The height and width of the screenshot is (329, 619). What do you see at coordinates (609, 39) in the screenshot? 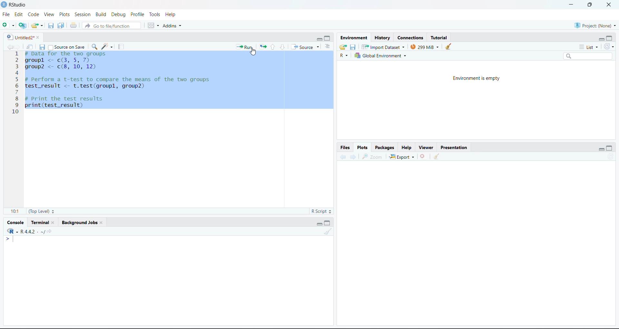
I see `maximize` at bounding box center [609, 39].